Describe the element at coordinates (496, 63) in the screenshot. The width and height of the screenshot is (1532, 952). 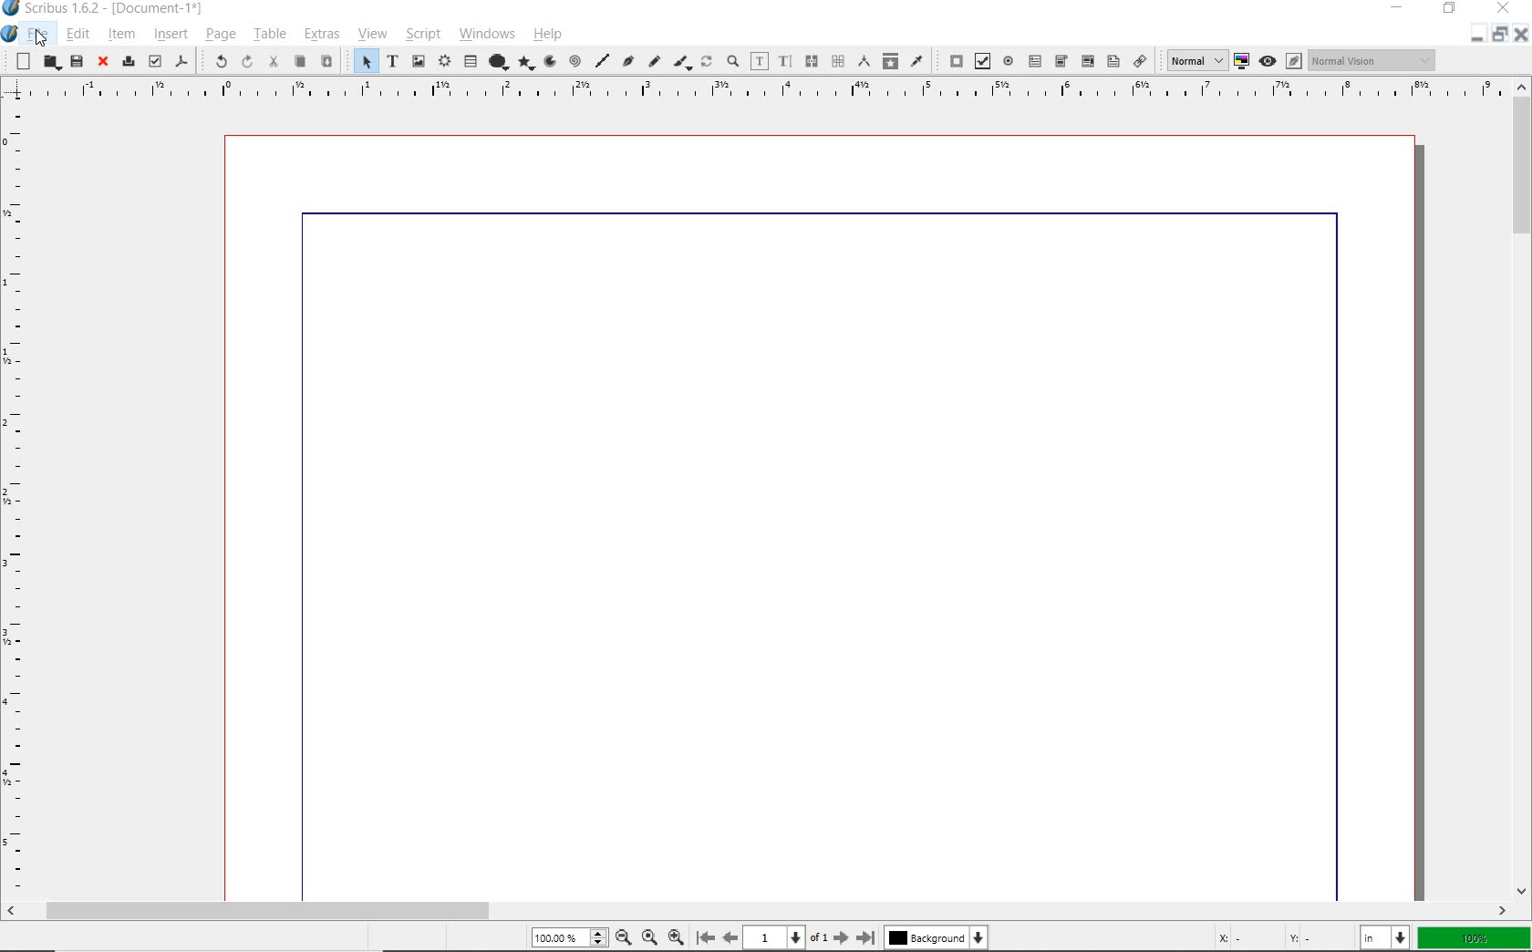
I see `shape` at that location.